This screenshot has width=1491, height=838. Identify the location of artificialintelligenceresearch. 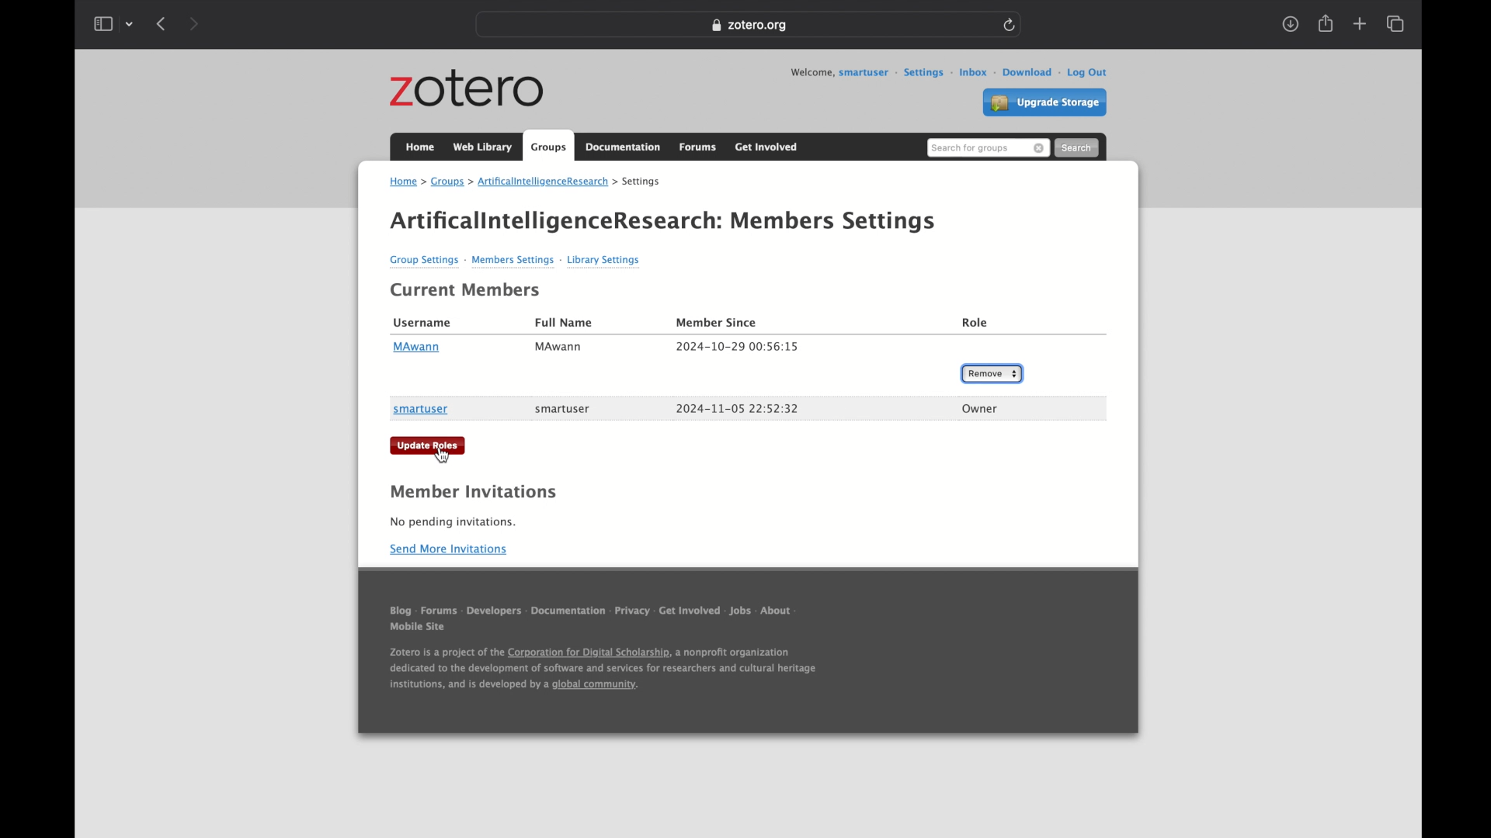
(537, 182).